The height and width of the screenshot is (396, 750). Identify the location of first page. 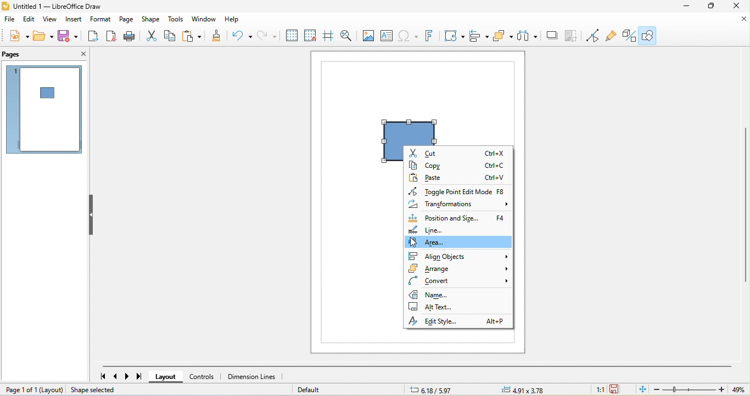
(99, 377).